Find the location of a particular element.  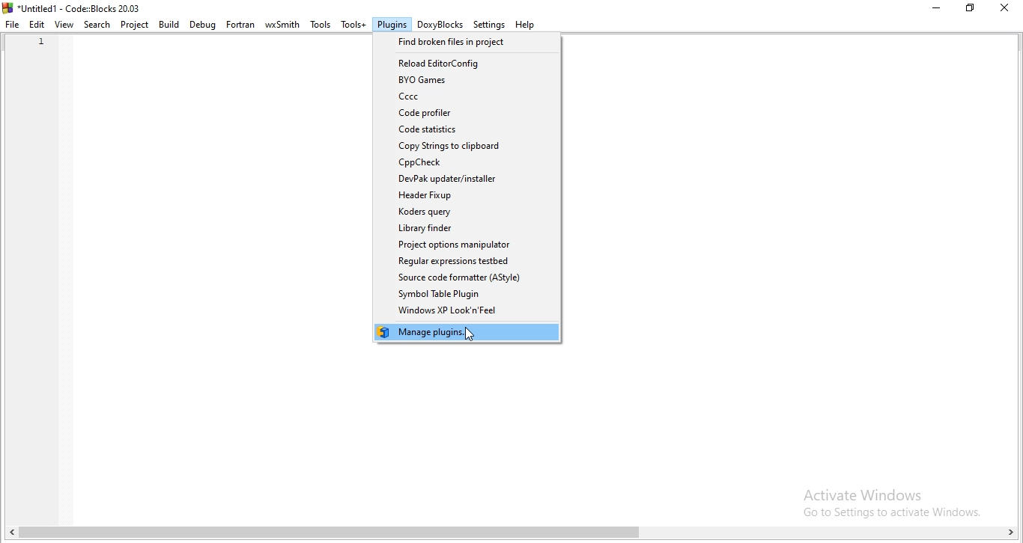

Header Fixup is located at coordinates (467, 196).